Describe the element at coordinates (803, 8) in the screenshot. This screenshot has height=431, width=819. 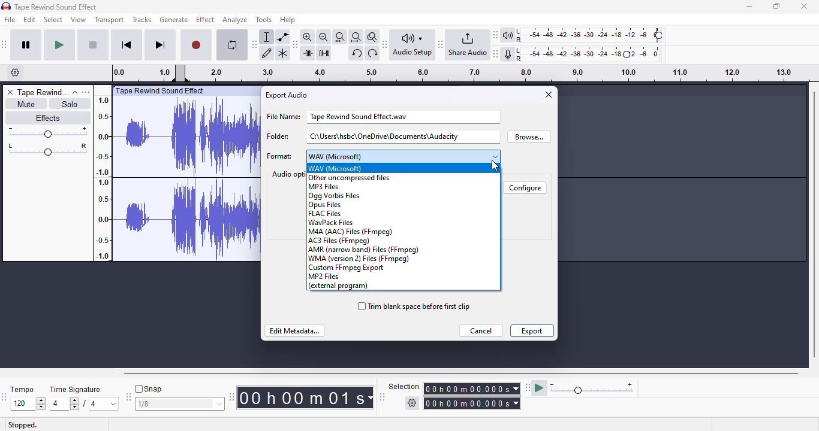
I see `Close` at that location.